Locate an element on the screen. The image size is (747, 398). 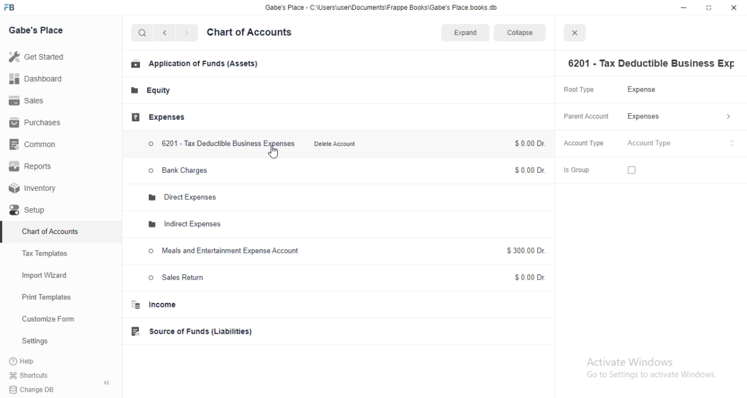
Is Group is located at coordinates (608, 169).